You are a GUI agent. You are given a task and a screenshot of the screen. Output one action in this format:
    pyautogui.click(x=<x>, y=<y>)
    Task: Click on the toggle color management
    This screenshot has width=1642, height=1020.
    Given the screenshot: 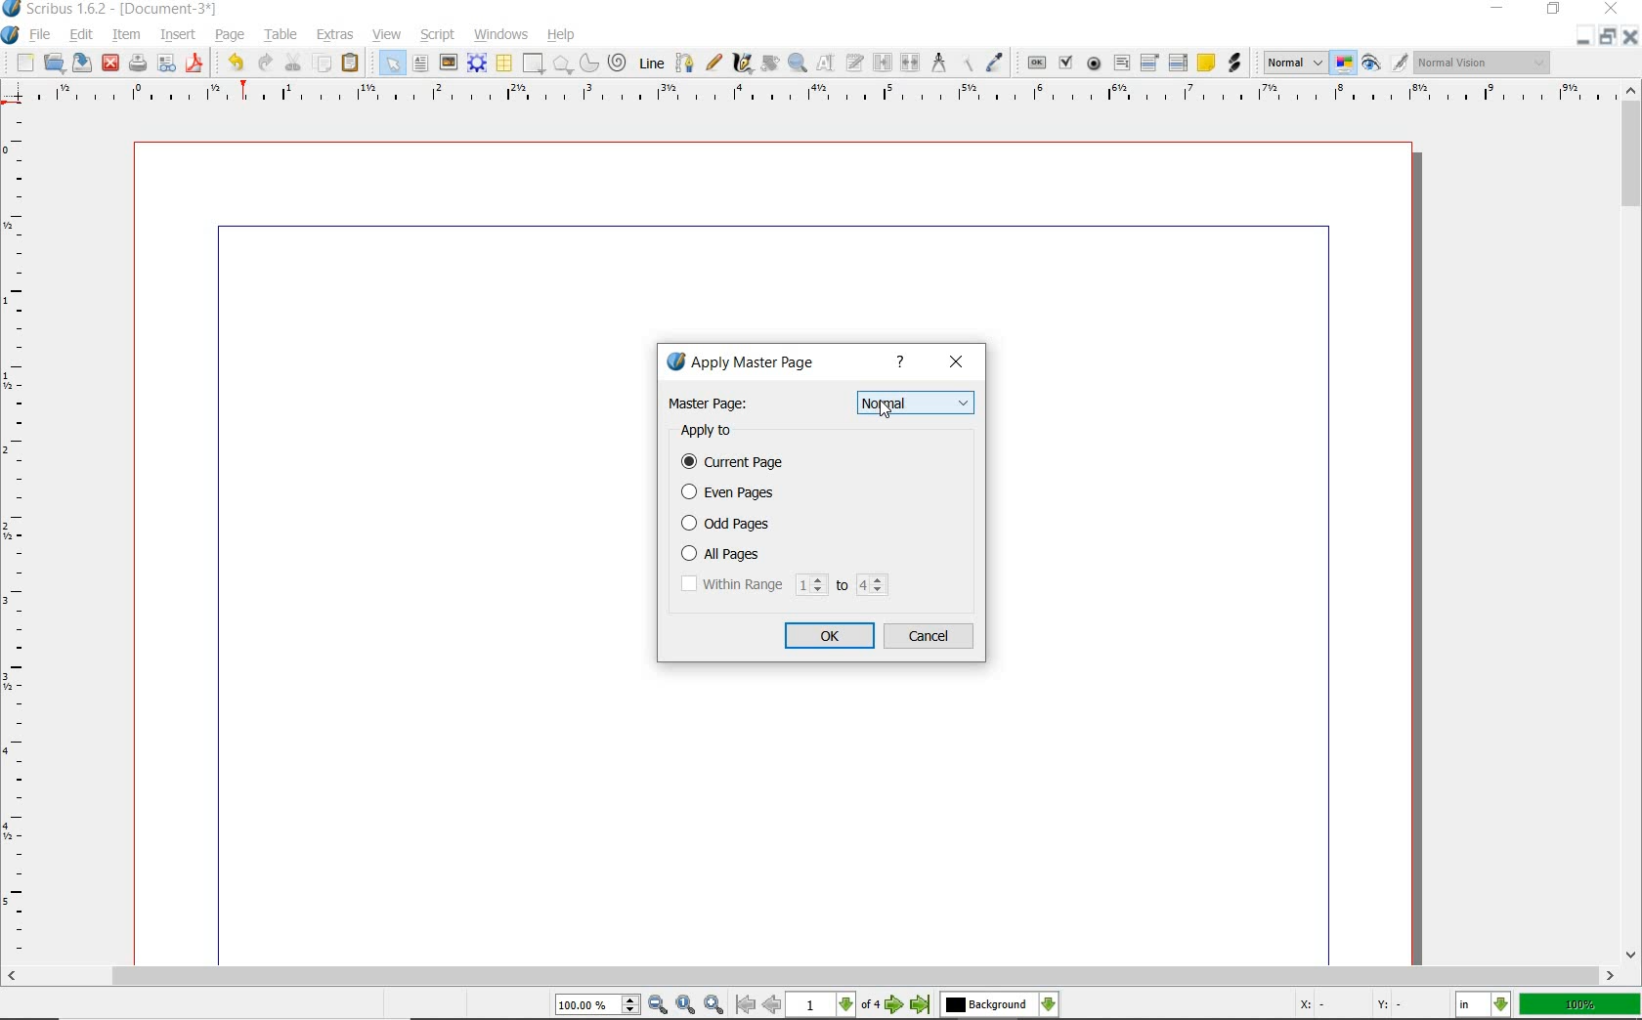 What is the action you would take?
    pyautogui.click(x=1343, y=64)
    